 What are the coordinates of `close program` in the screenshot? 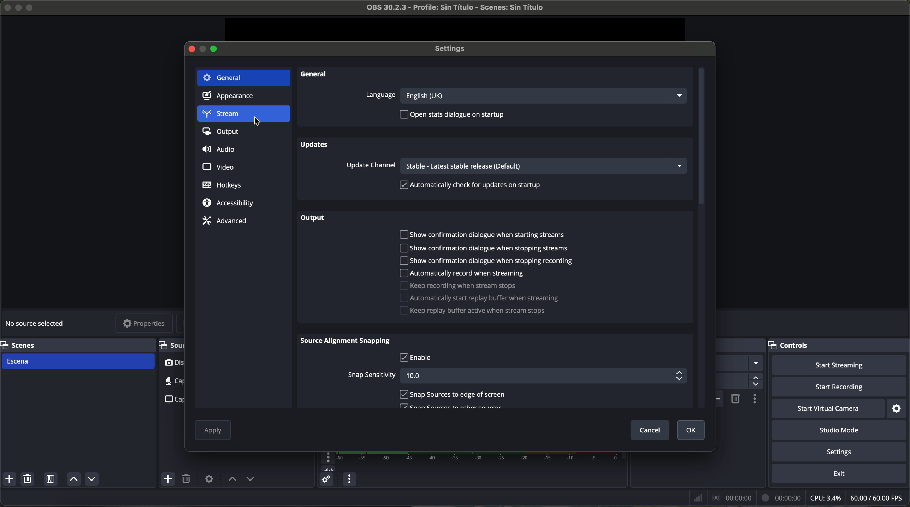 It's located at (6, 6).